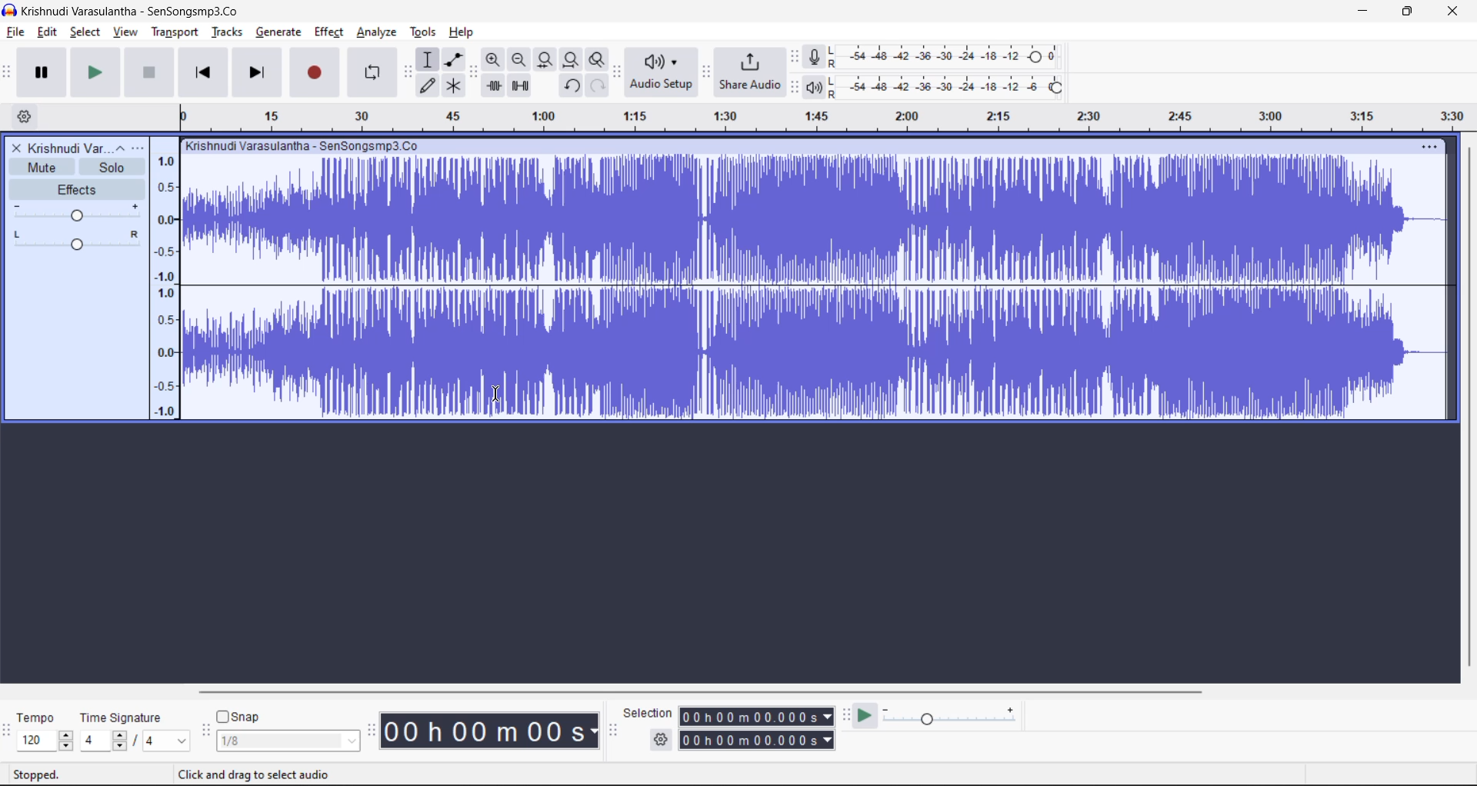 This screenshot has height=786, width=1477. I want to click on effect, so click(328, 32).